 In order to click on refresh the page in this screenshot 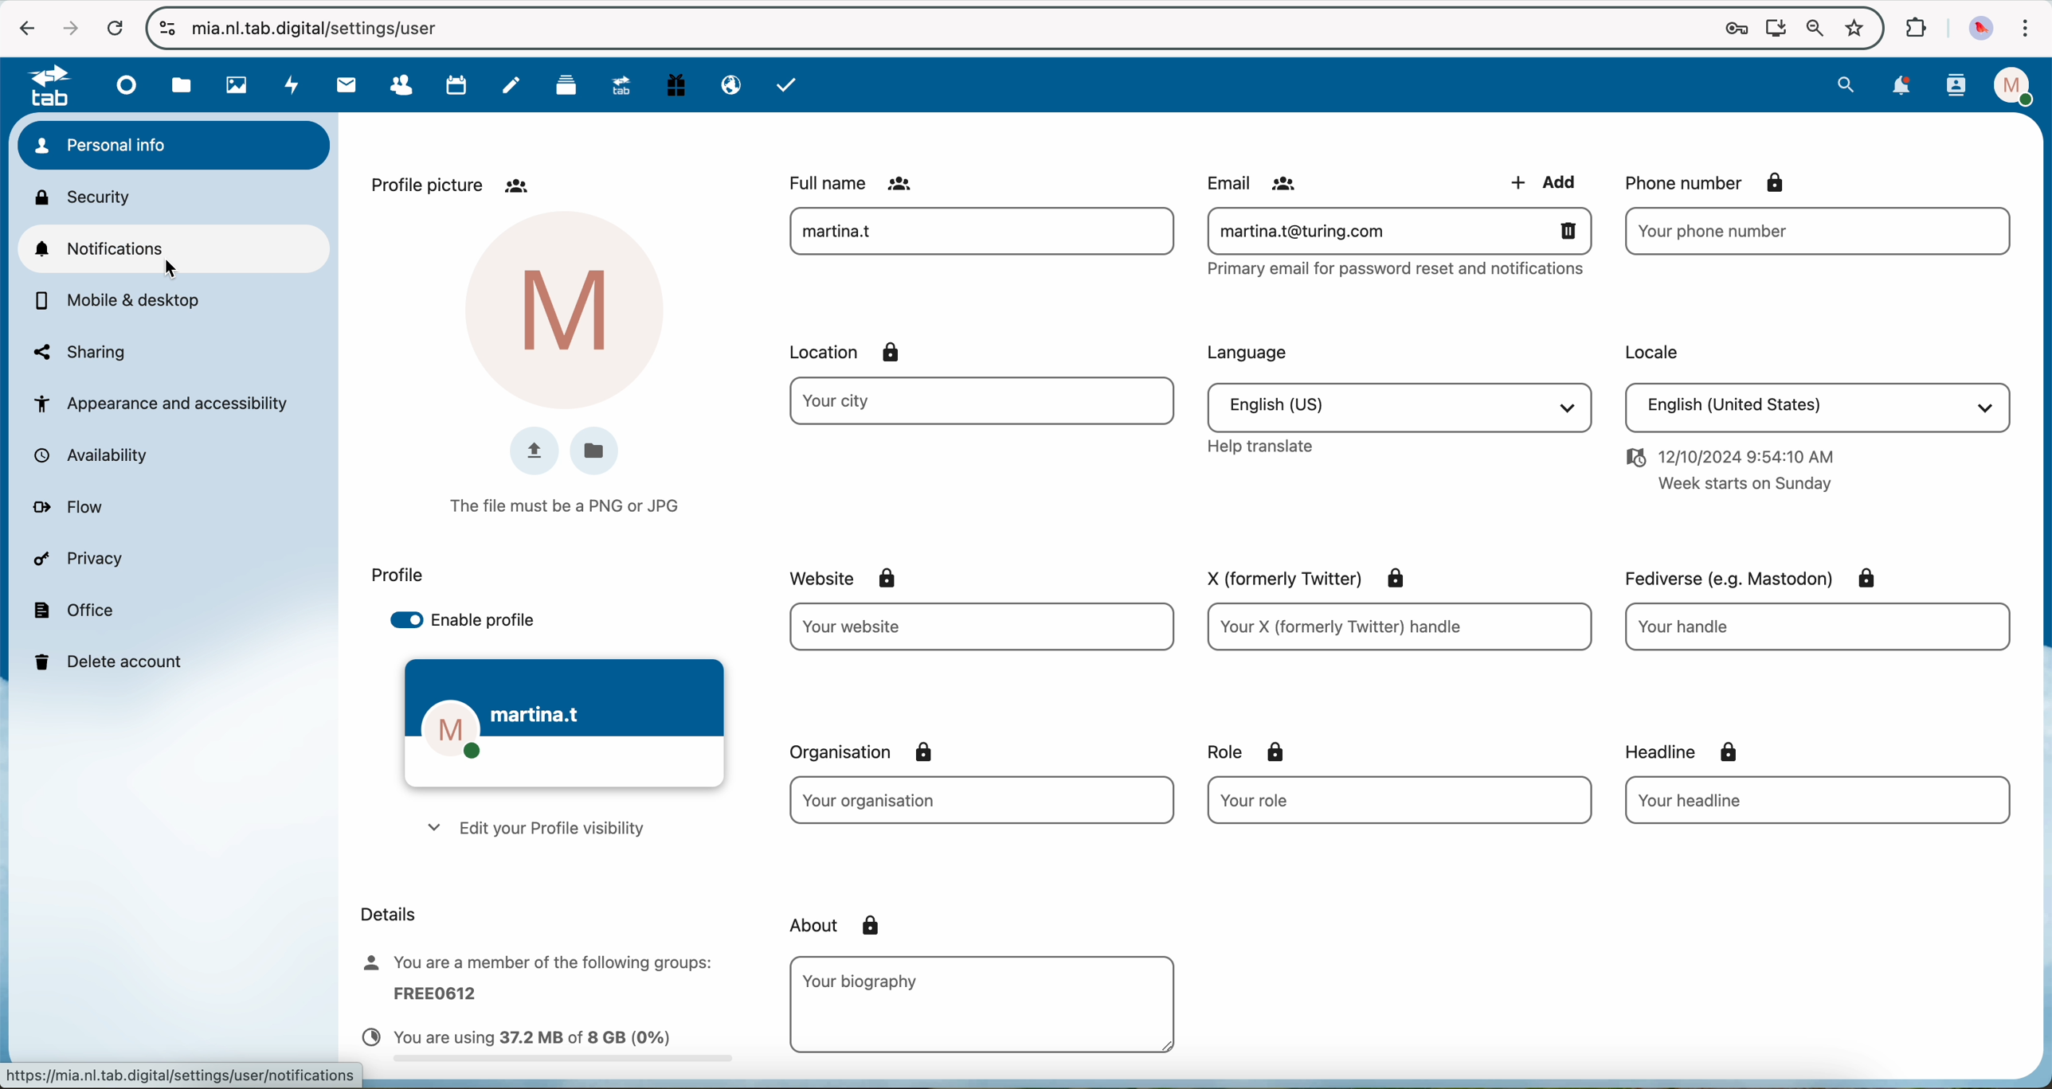, I will do `click(114, 27)`.